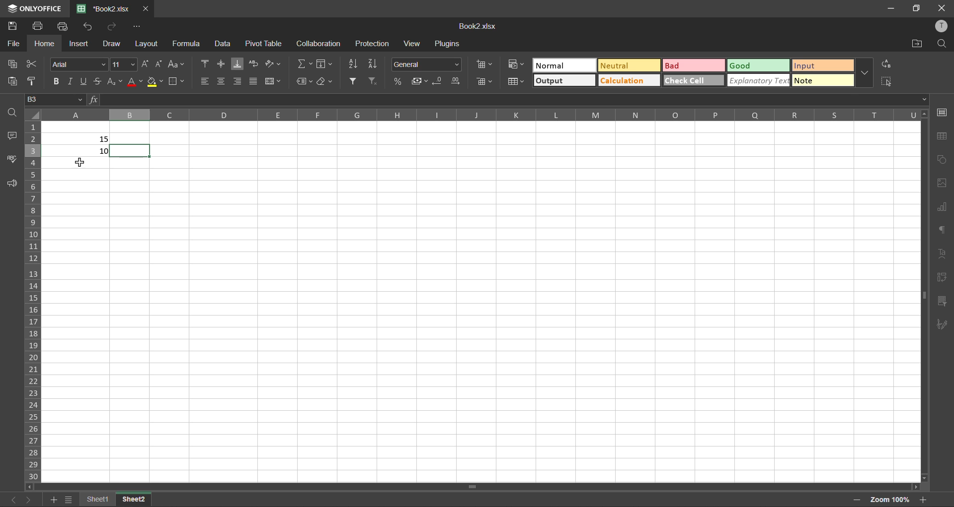 This screenshot has height=507, width=954. Describe the element at coordinates (306, 63) in the screenshot. I see `summation` at that location.